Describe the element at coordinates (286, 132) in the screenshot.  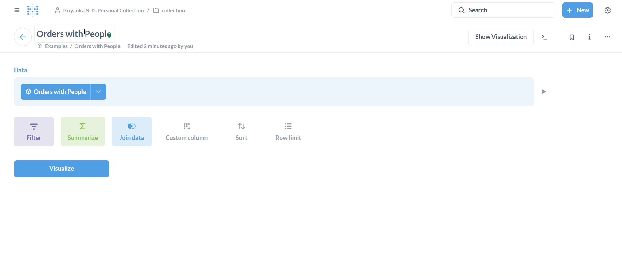
I see `row limit` at that location.